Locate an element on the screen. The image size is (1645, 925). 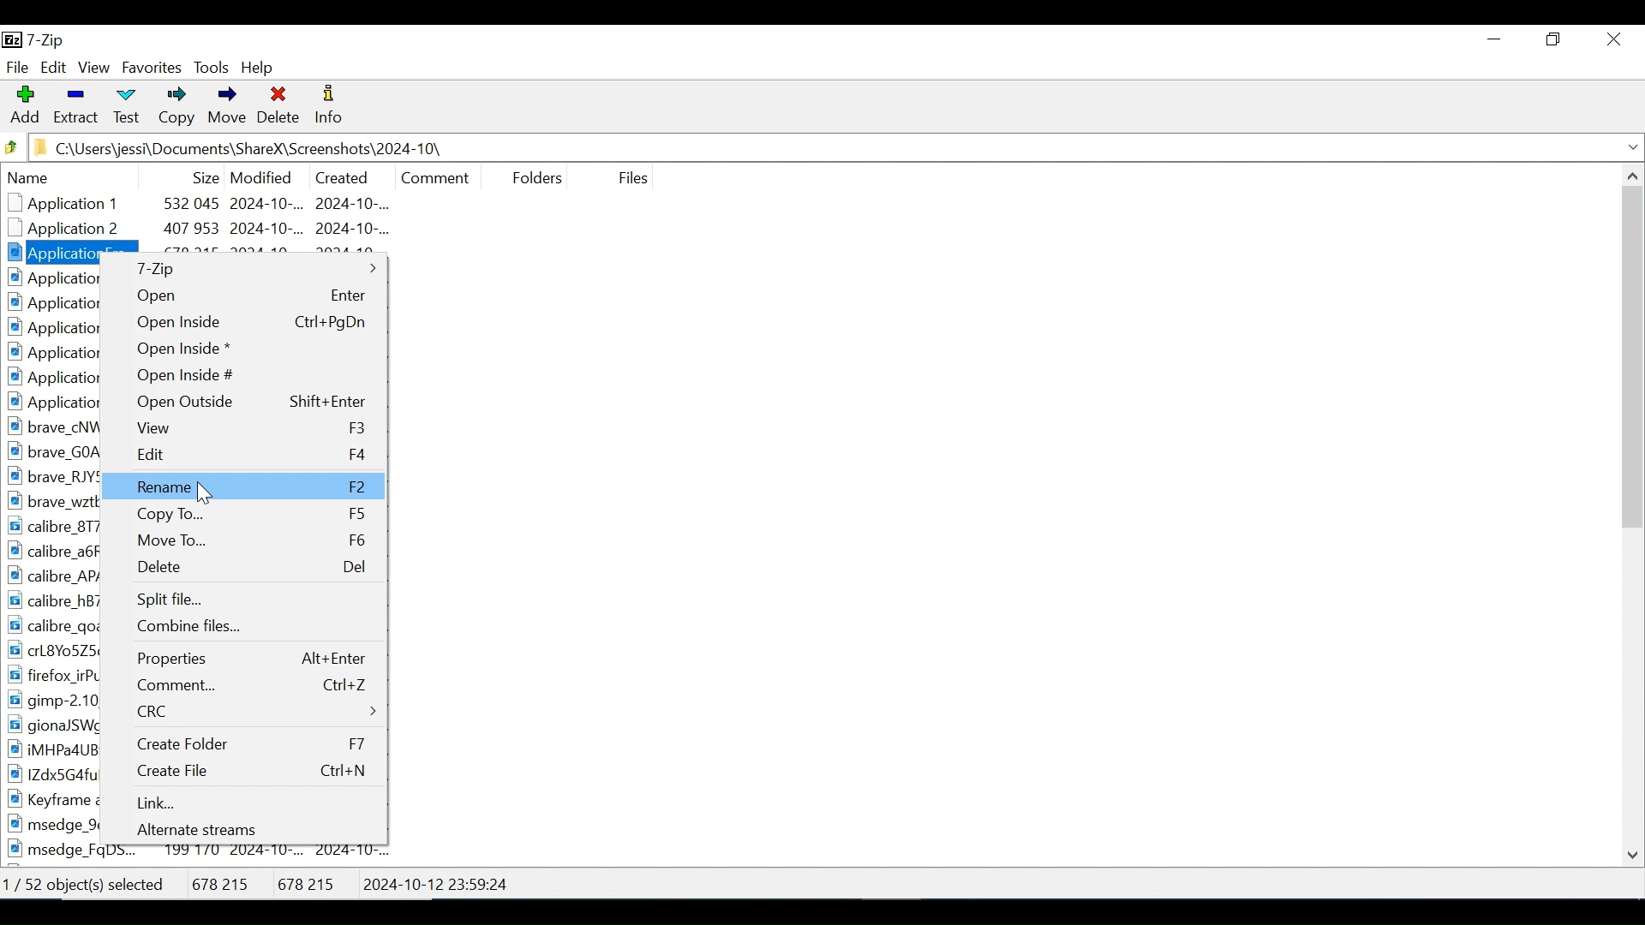
Edit is located at coordinates (53, 68).